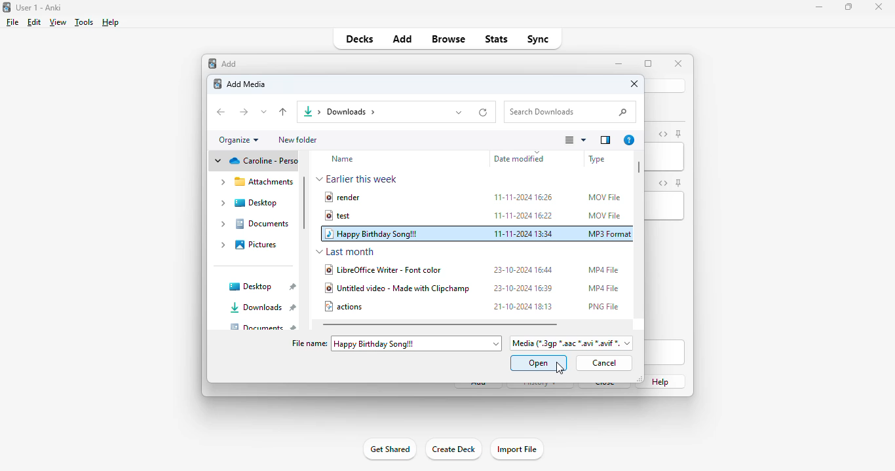 The height and width of the screenshot is (471, 895). I want to click on desktop, so click(248, 203).